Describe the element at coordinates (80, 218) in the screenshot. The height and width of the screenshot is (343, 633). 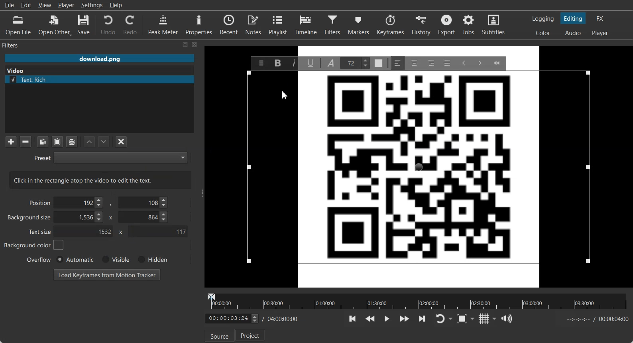
I see `Background size X- Coordinate` at that location.